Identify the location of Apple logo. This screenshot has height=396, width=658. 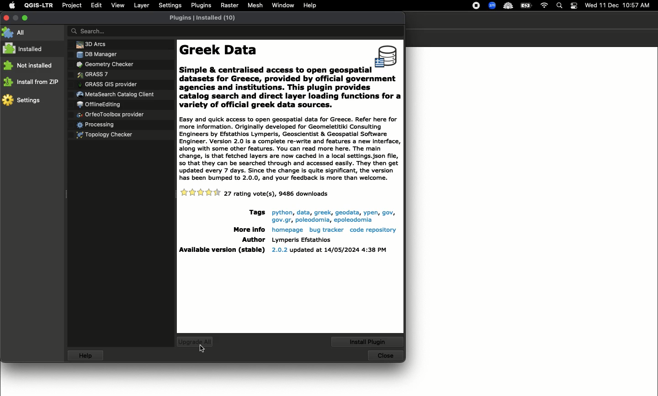
(12, 6).